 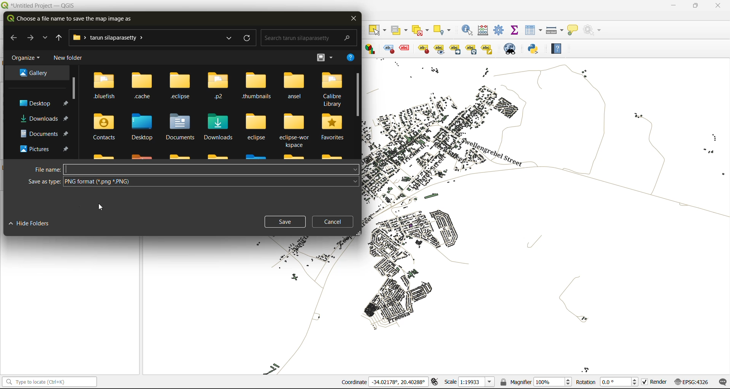 I want to click on select location, so click(x=445, y=30).